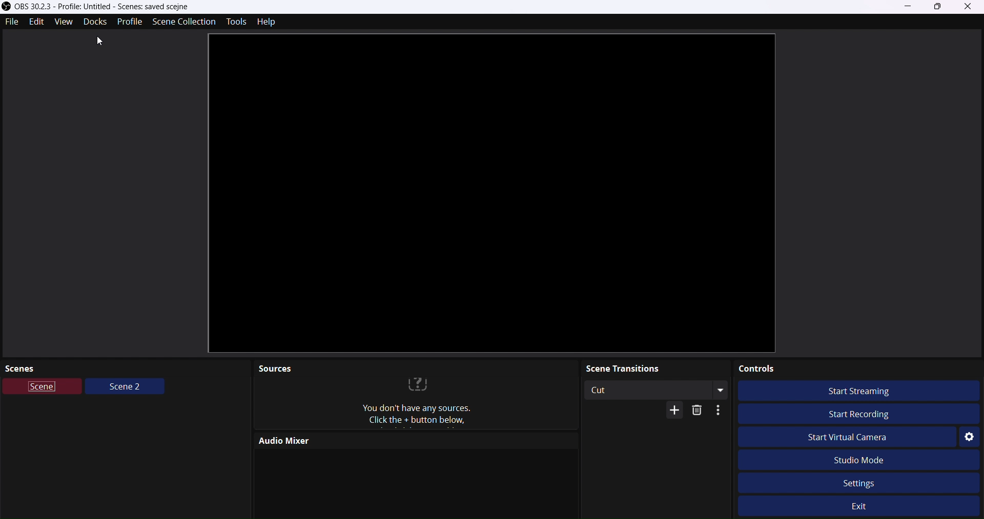 Image resolution: width=984 pixels, height=519 pixels. What do you see at coordinates (37, 23) in the screenshot?
I see `Edit` at bounding box center [37, 23].